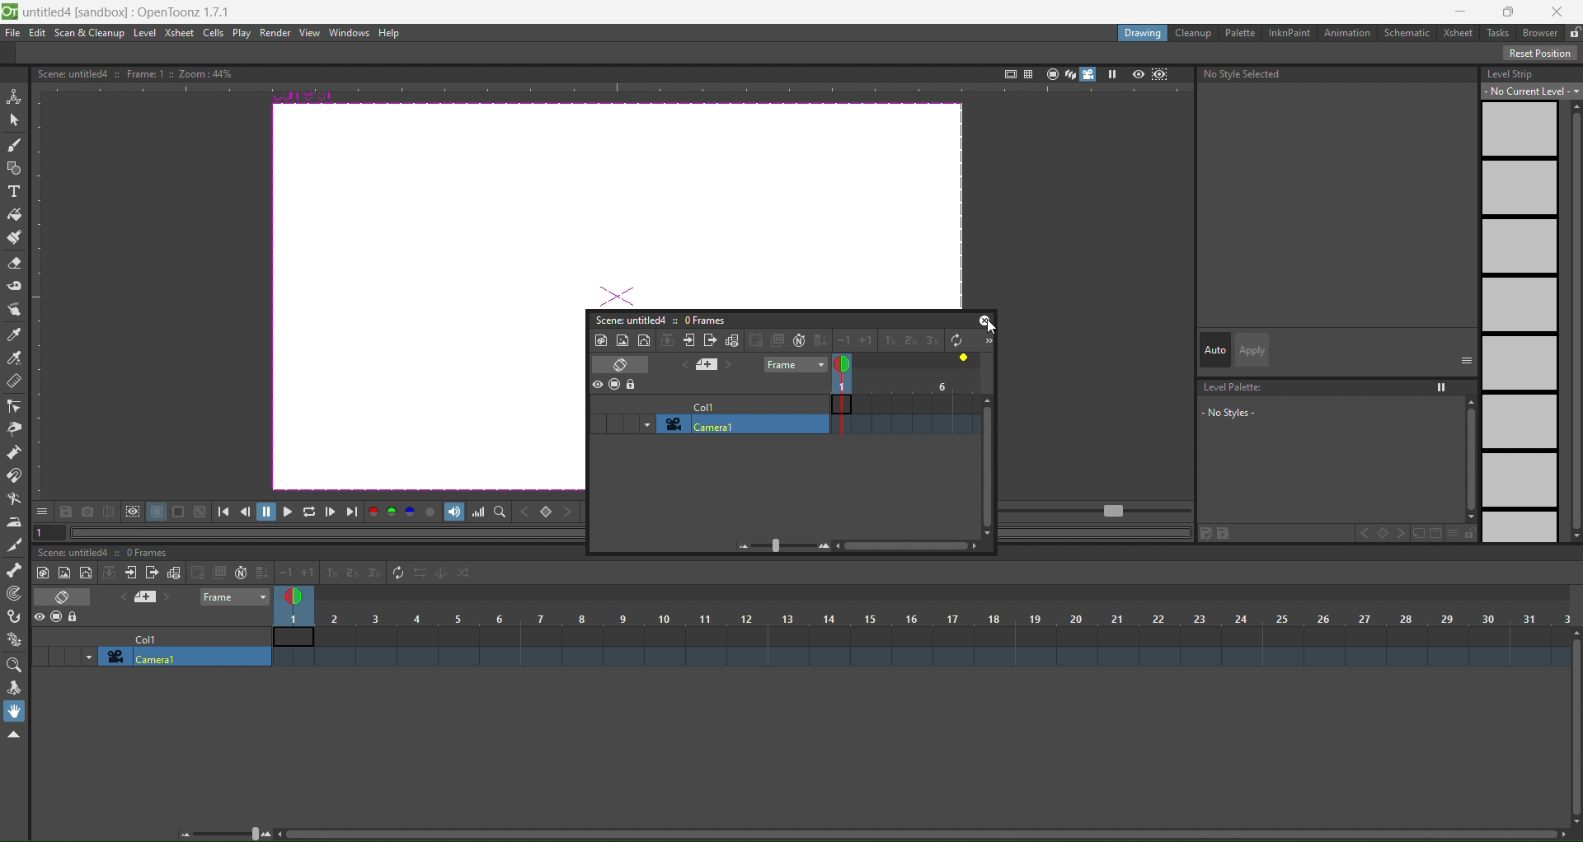  I want to click on brush tool, so click(15, 146).